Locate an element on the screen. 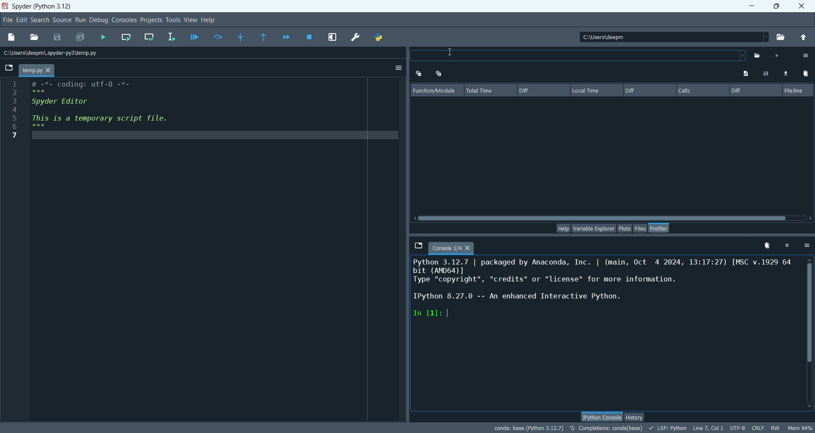 The image size is (815, 433). options is located at coordinates (806, 246).